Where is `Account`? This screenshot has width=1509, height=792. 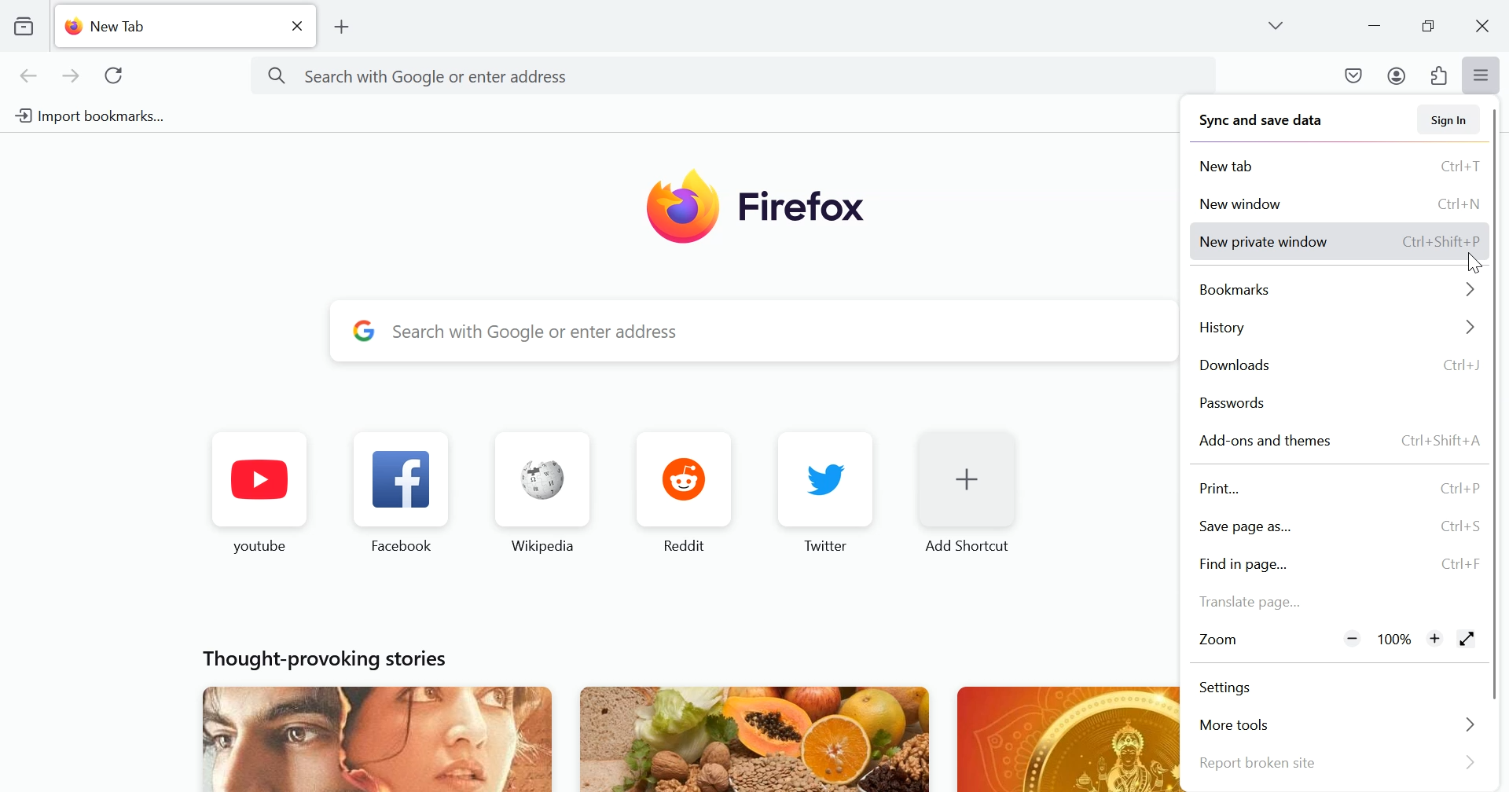
Account is located at coordinates (1396, 76).